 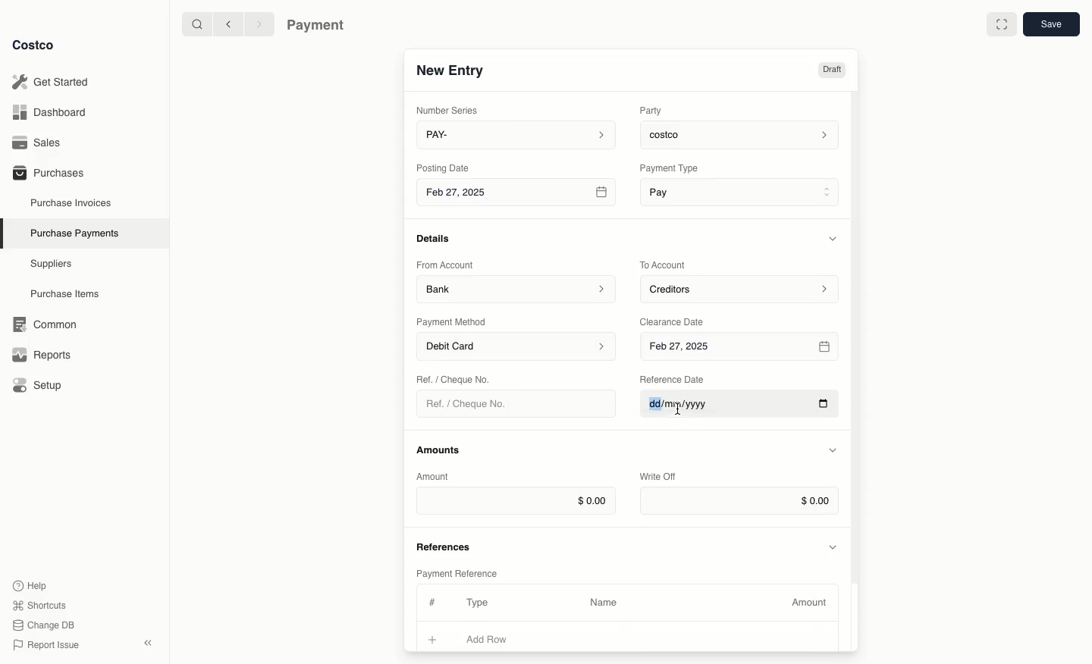 What do you see at coordinates (319, 27) in the screenshot?
I see `Payment` at bounding box center [319, 27].